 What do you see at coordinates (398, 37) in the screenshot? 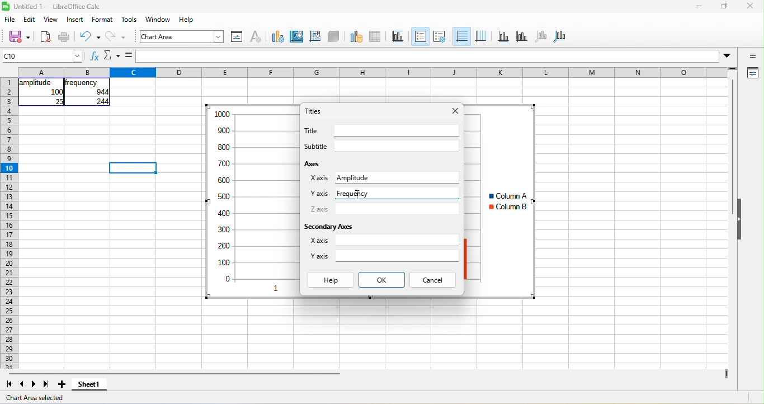
I see `titles` at bounding box center [398, 37].